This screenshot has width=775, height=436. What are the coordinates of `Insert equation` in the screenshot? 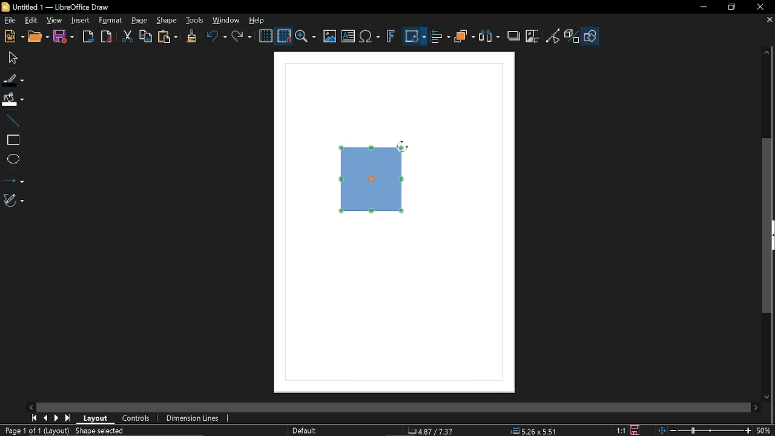 It's located at (370, 37).